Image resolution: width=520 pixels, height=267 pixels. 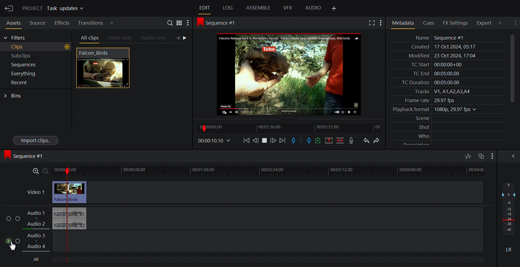 What do you see at coordinates (446, 99) in the screenshot?
I see `Frame rate` at bounding box center [446, 99].